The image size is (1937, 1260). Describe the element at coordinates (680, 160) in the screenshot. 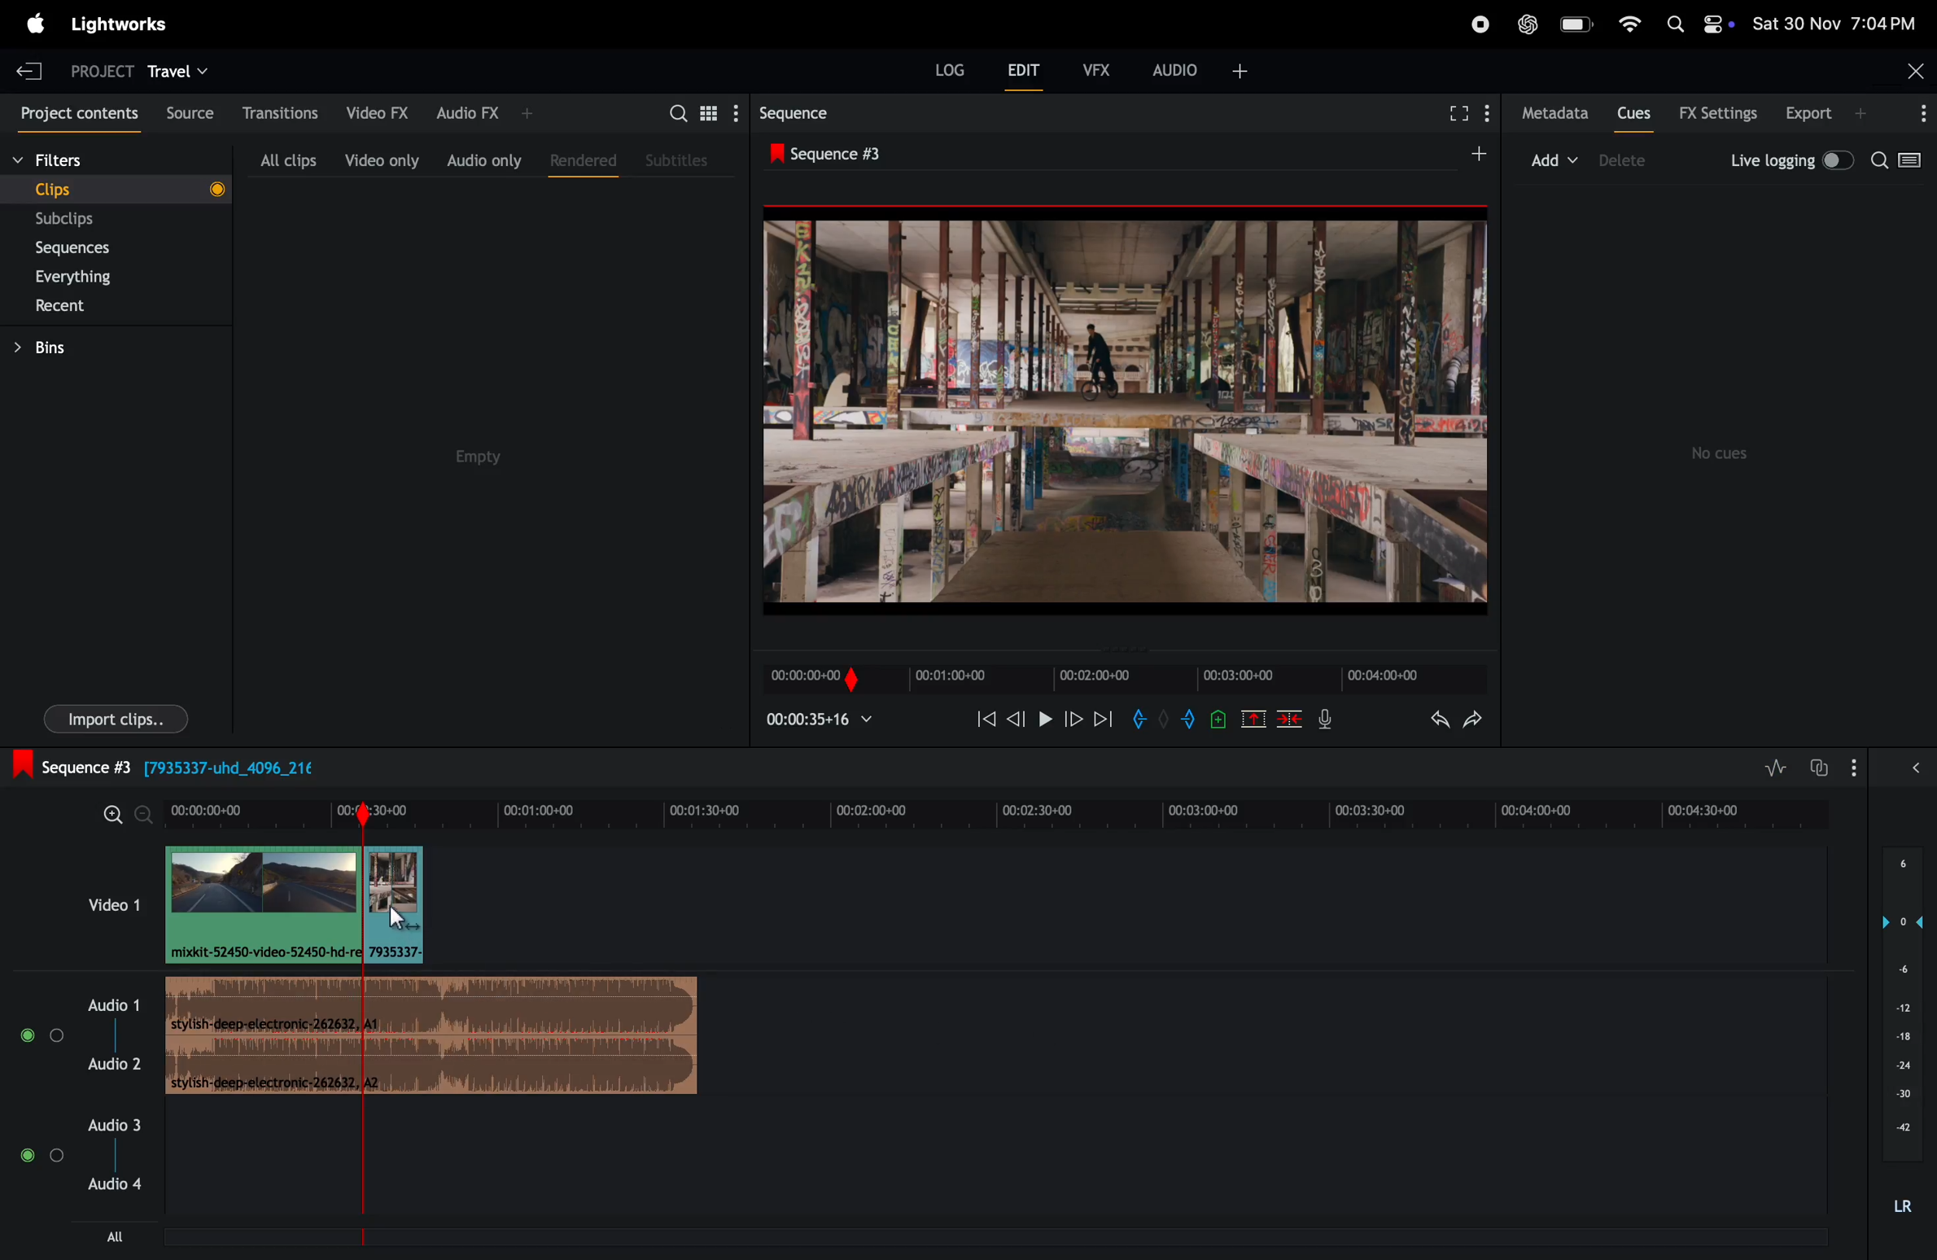

I see `subtitles` at that location.